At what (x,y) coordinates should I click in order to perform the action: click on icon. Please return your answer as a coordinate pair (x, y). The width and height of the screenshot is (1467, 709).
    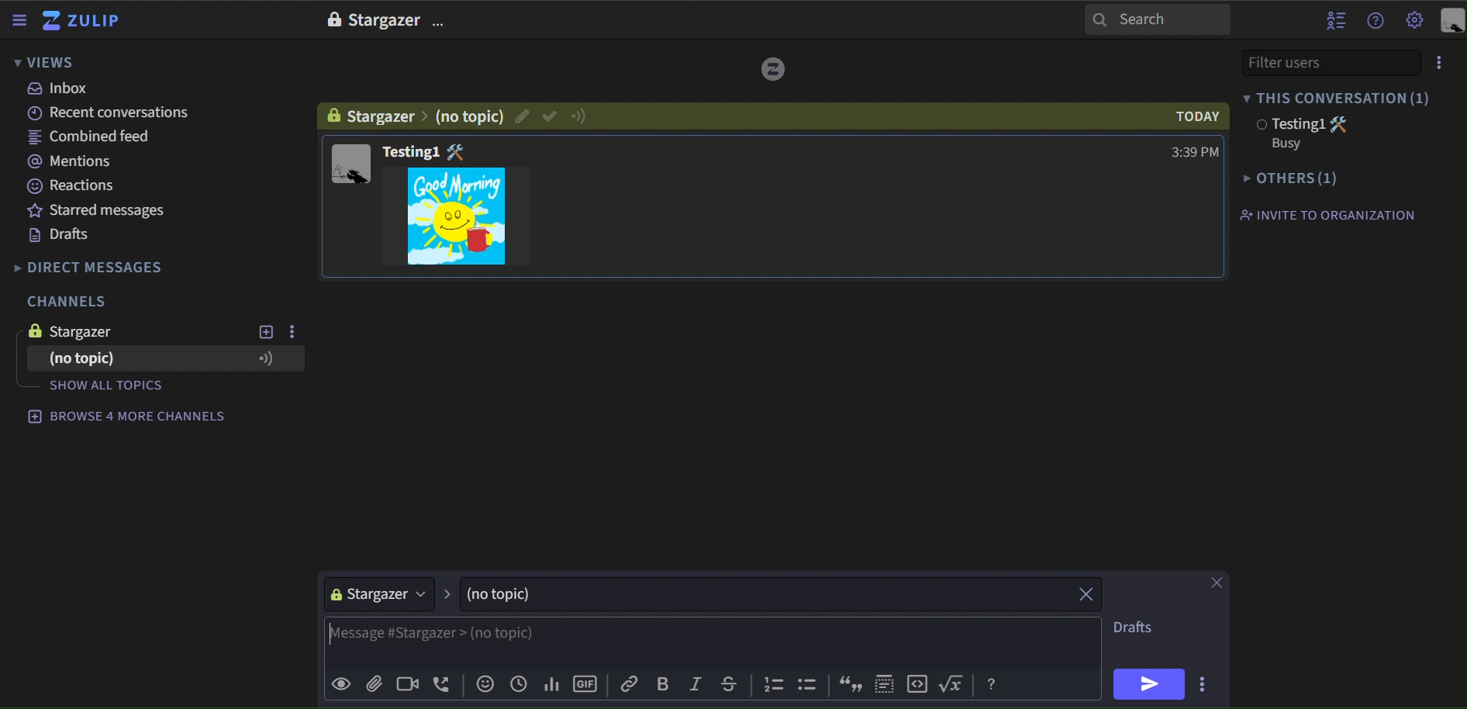
    Looking at the image, I should click on (992, 685).